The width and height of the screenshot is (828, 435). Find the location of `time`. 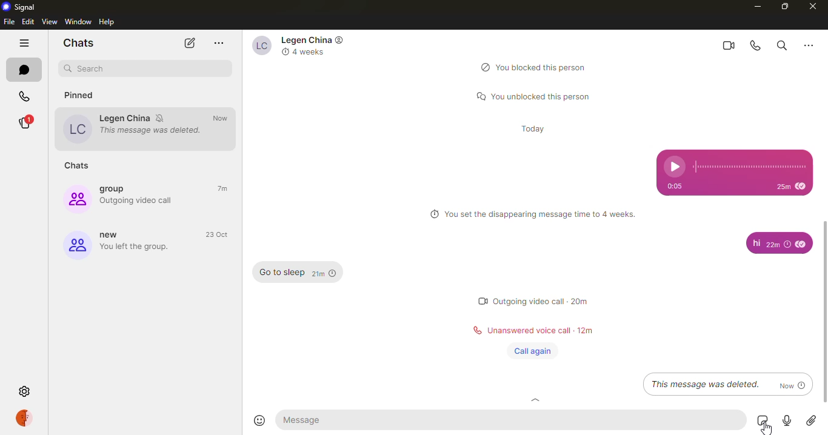

time is located at coordinates (791, 185).